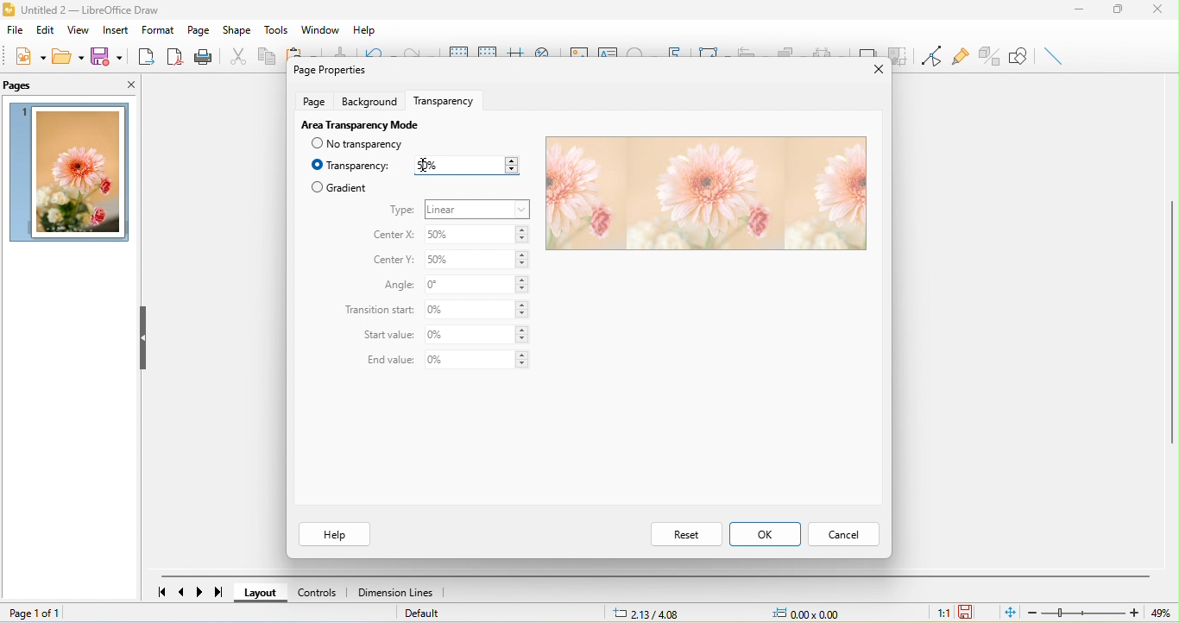  I want to click on vertical scroll bar, so click(1171, 320).